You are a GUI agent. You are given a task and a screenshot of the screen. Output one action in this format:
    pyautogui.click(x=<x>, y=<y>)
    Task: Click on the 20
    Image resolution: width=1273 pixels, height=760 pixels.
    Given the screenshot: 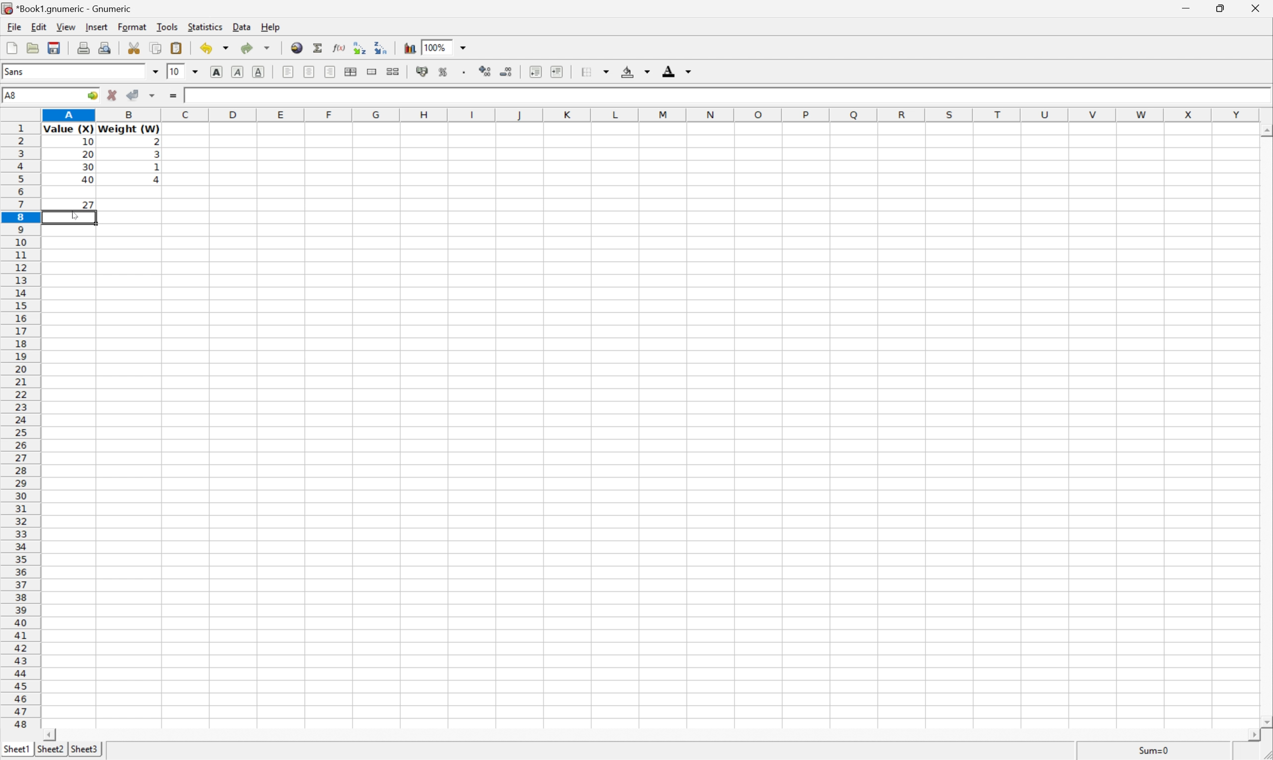 What is the action you would take?
    pyautogui.click(x=89, y=153)
    